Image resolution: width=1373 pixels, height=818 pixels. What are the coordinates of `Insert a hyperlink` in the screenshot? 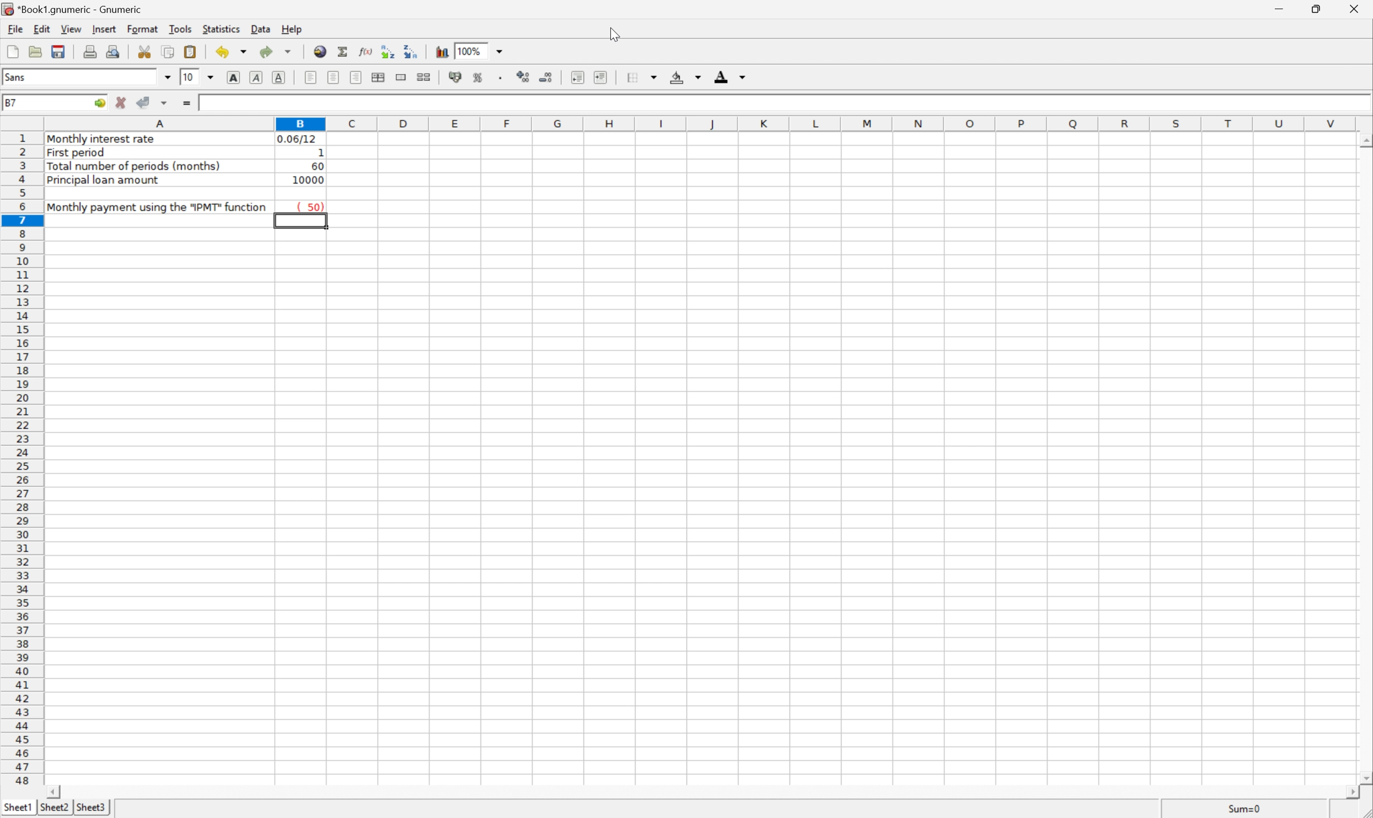 It's located at (319, 50).